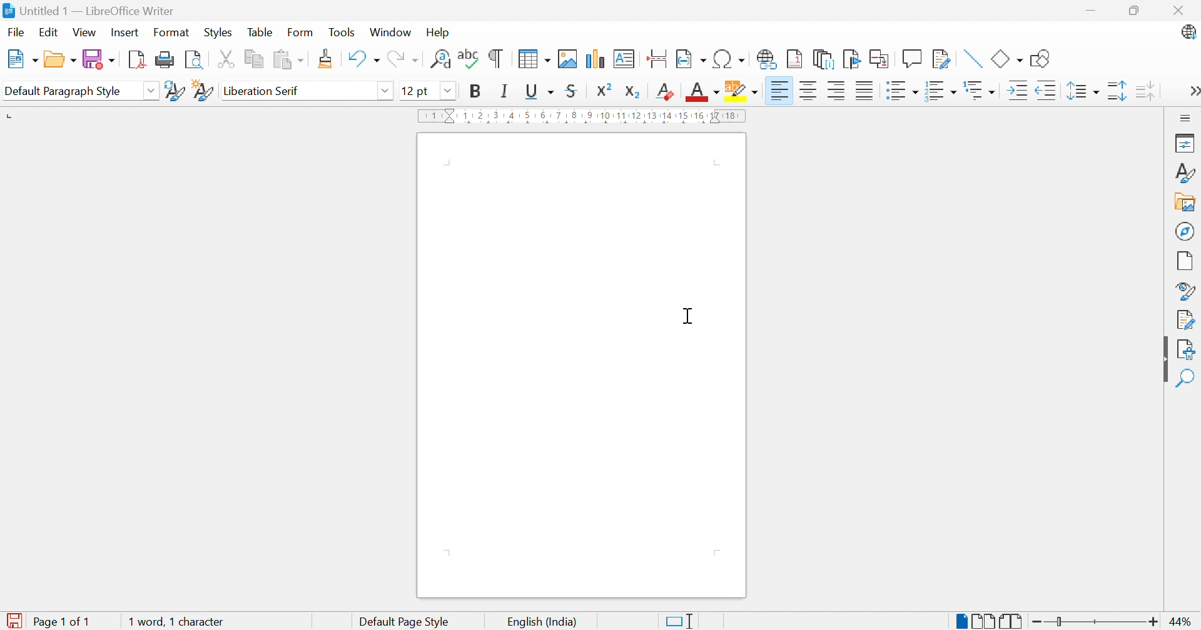  Describe the element at coordinates (1164, 358) in the screenshot. I see `Hide` at that location.